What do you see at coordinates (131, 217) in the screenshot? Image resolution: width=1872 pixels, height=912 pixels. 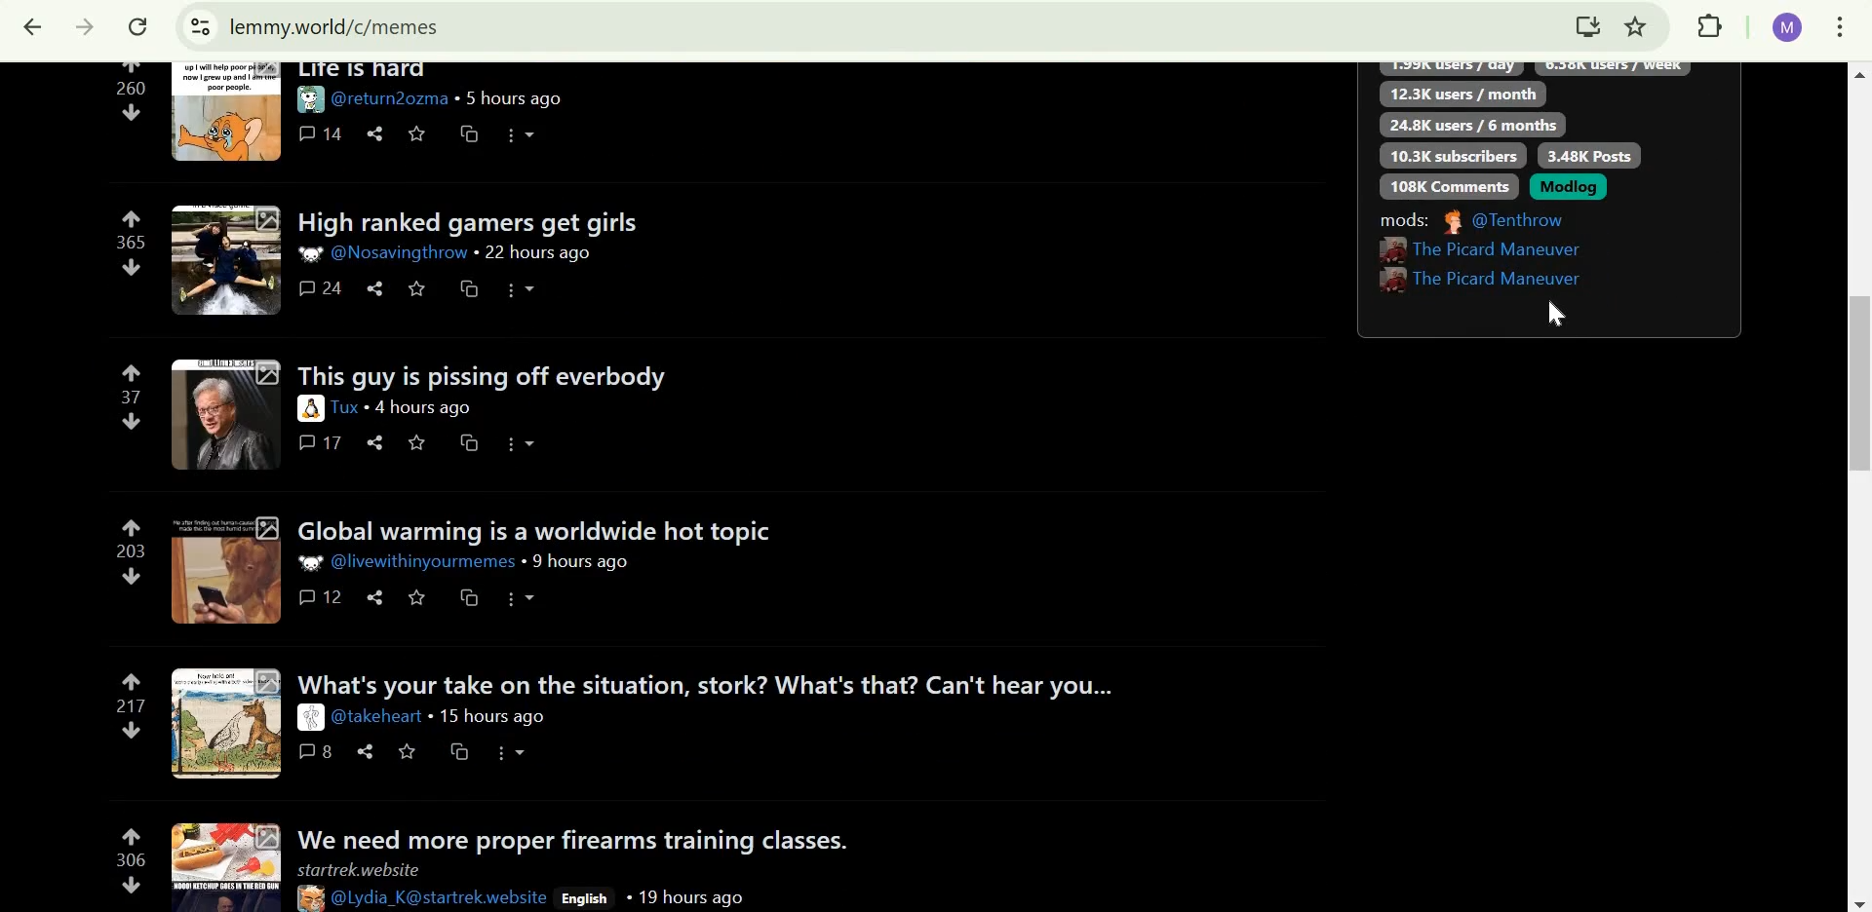 I see `upvote` at bounding box center [131, 217].